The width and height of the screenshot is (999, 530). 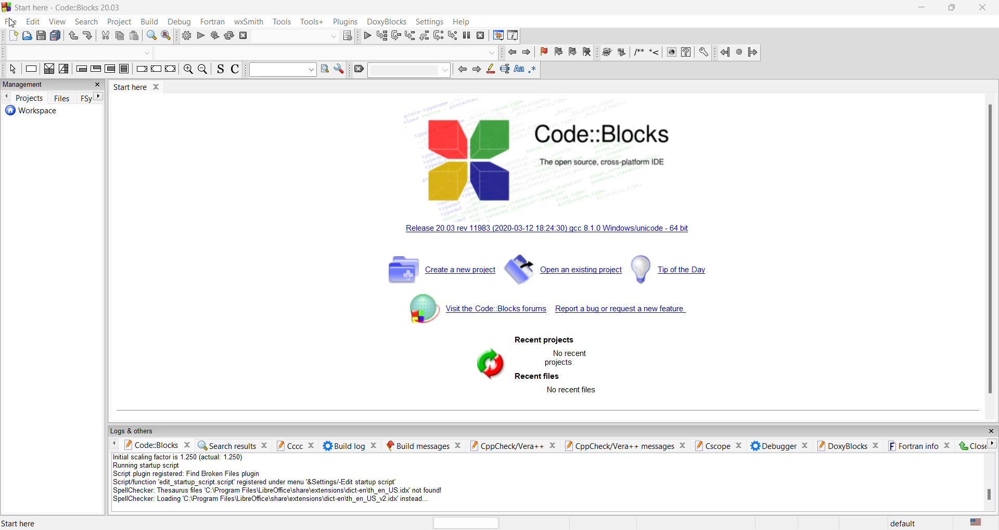 What do you see at coordinates (83, 71) in the screenshot?
I see `entry condition loop` at bounding box center [83, 71].